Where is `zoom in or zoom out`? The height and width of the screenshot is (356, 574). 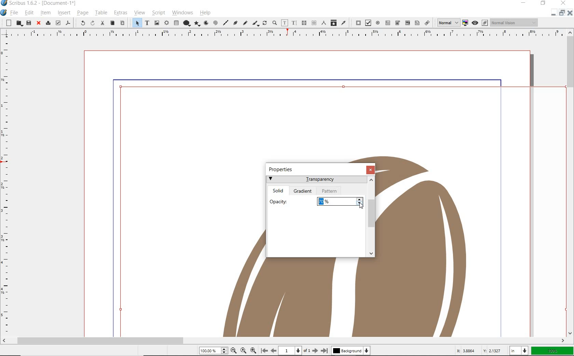 zoom in or zoom out is located at coordinates (275, 22).